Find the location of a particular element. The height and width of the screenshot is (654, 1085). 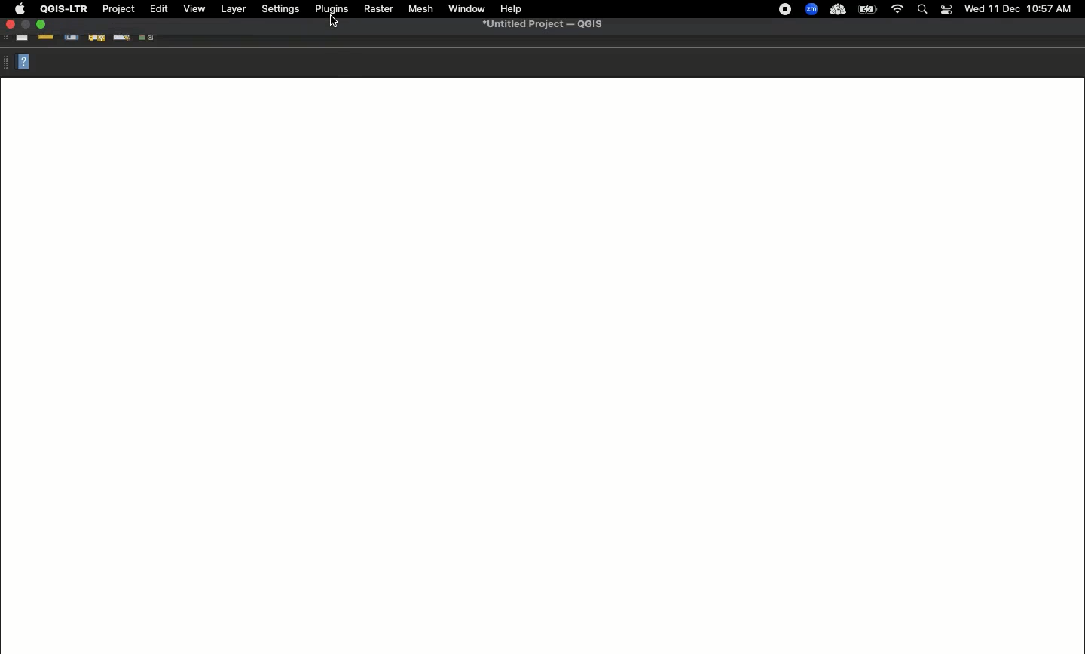

Extension is located at coordinates (839, 11).